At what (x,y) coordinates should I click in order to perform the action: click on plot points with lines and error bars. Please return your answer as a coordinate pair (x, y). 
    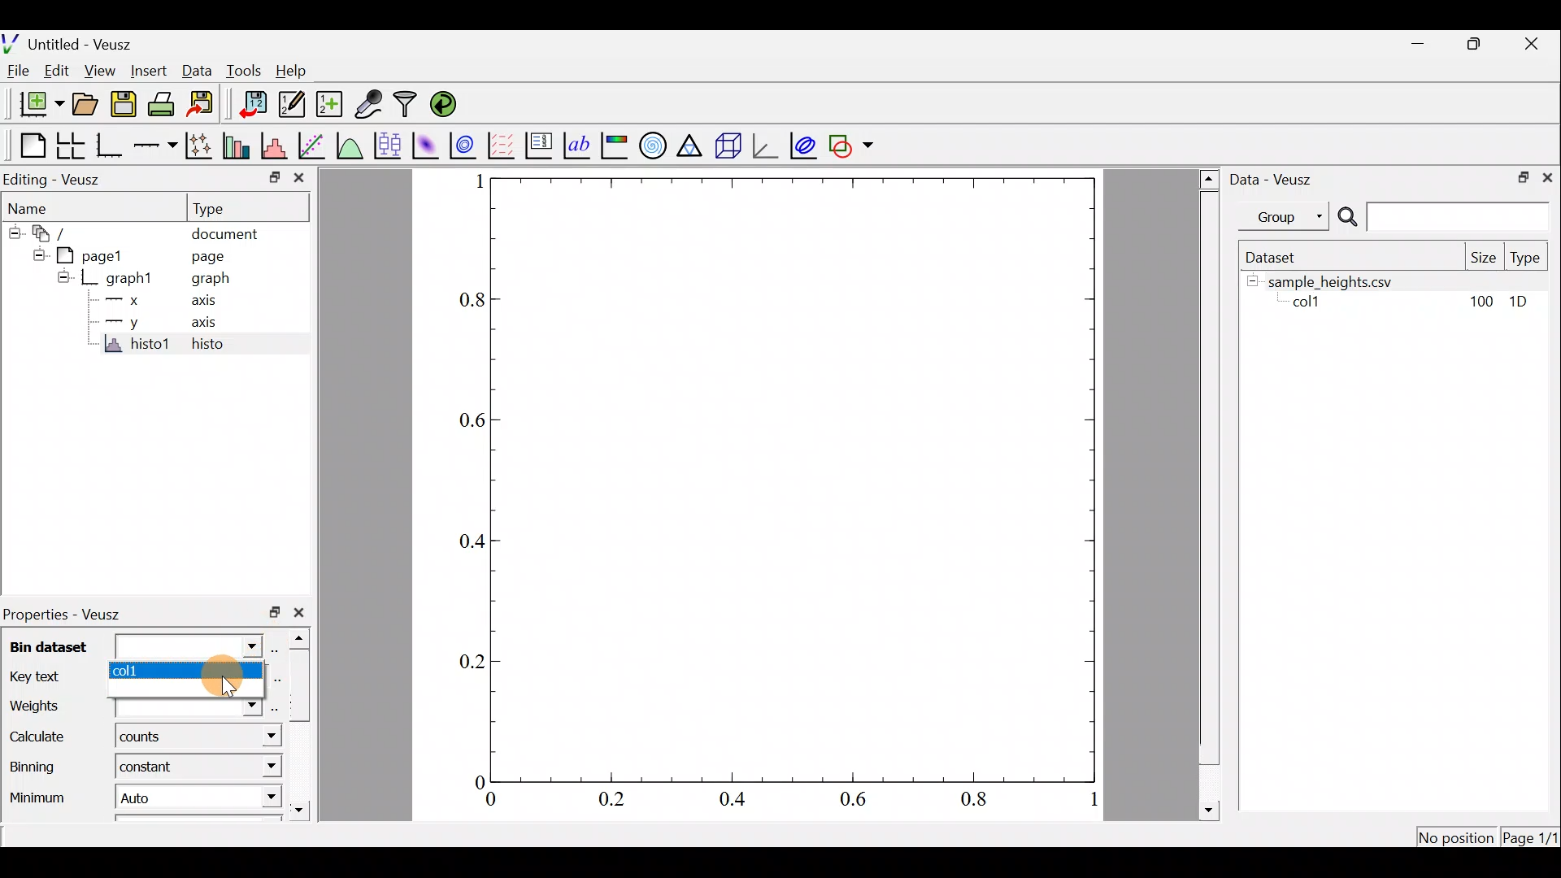
    Looking at the image, I should click on (198, 145).